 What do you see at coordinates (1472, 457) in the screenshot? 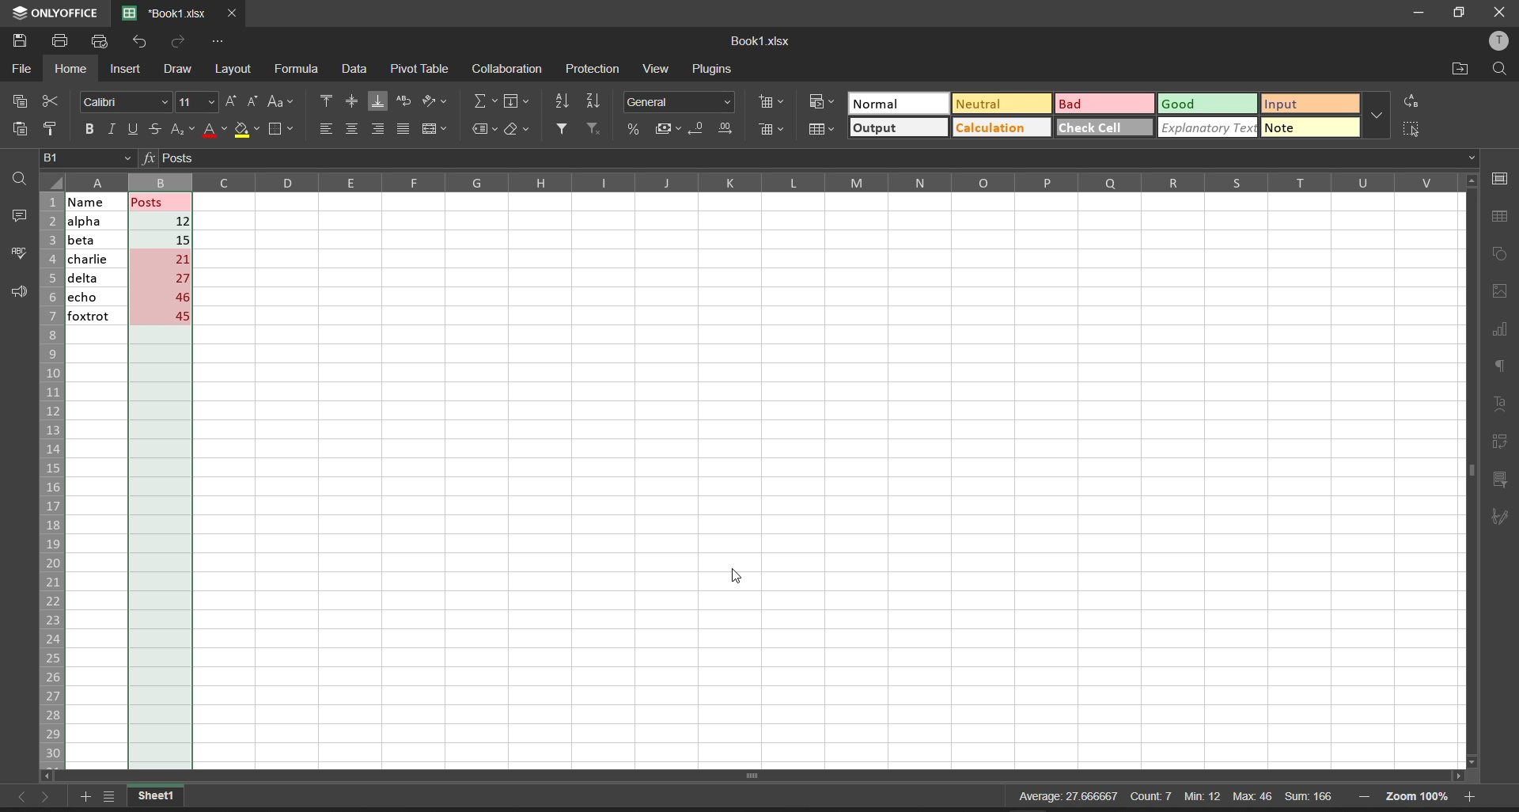
I see `vertical scroll bar` at bounding box center [1472, 457].